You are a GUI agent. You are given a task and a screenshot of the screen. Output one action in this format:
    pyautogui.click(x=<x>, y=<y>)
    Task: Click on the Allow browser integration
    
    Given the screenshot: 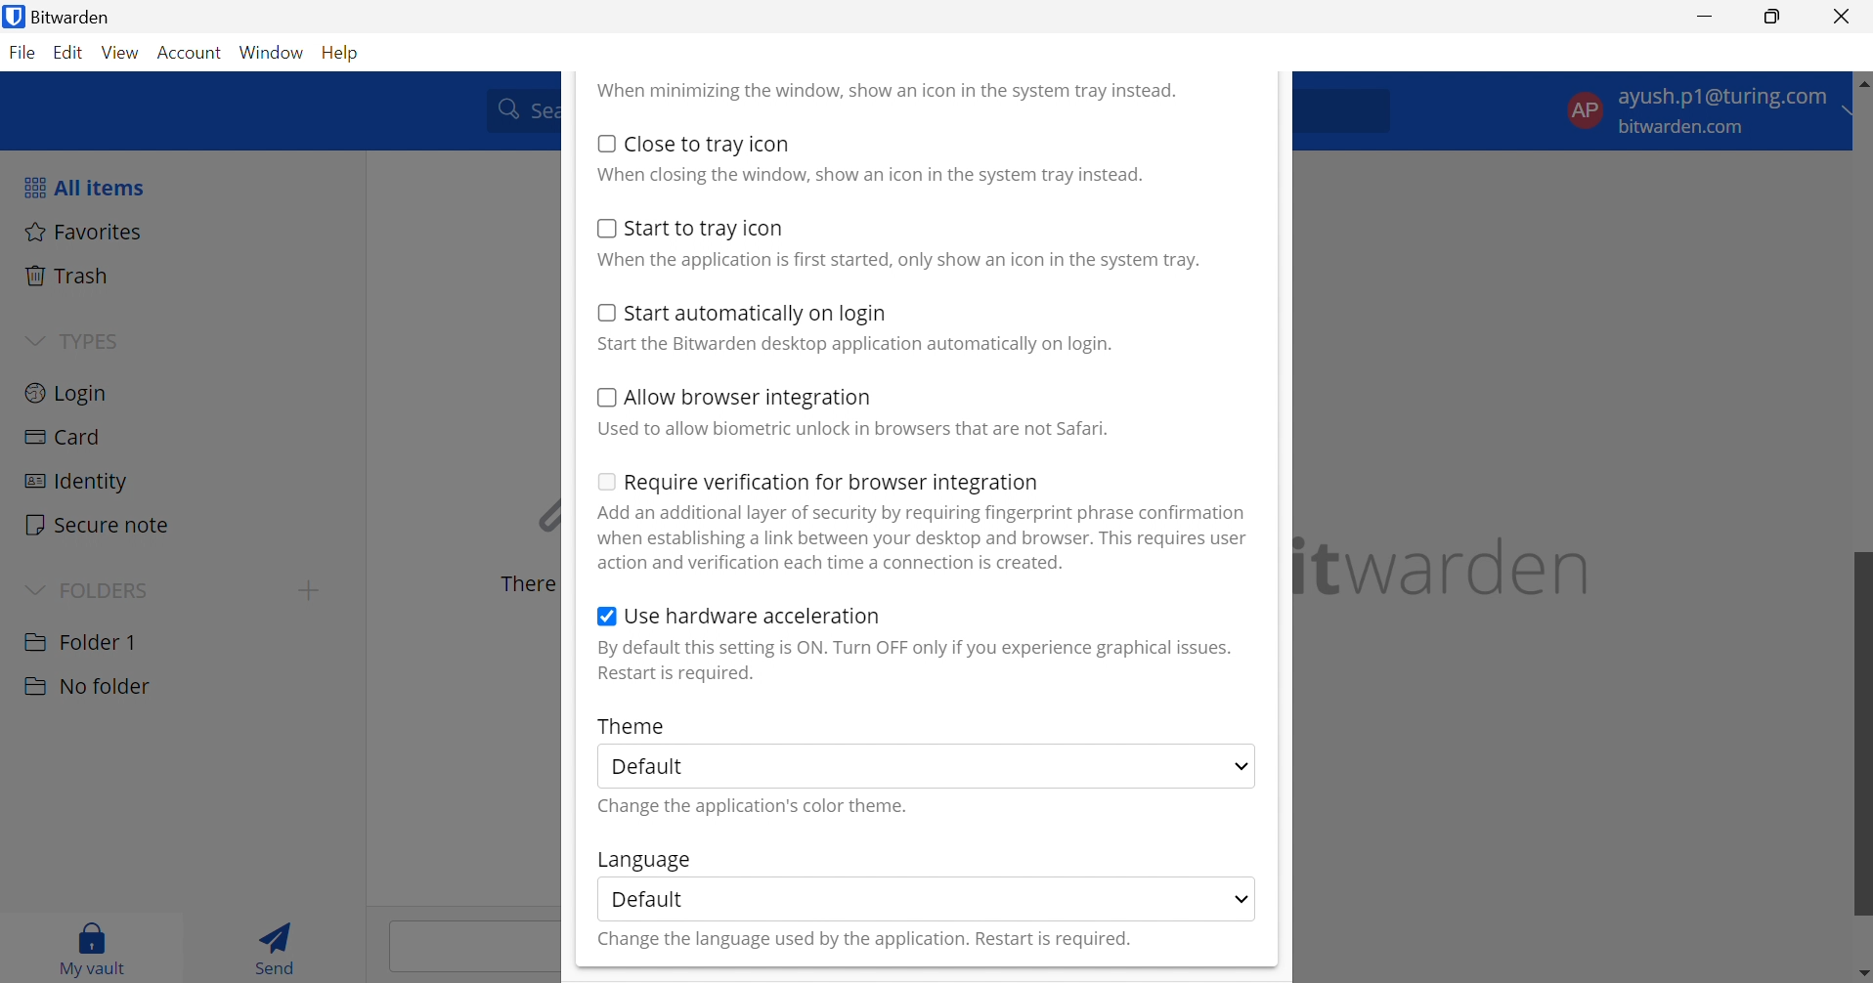 What is the action you would take?
    pyautogui.click(x=750, y=400)
    